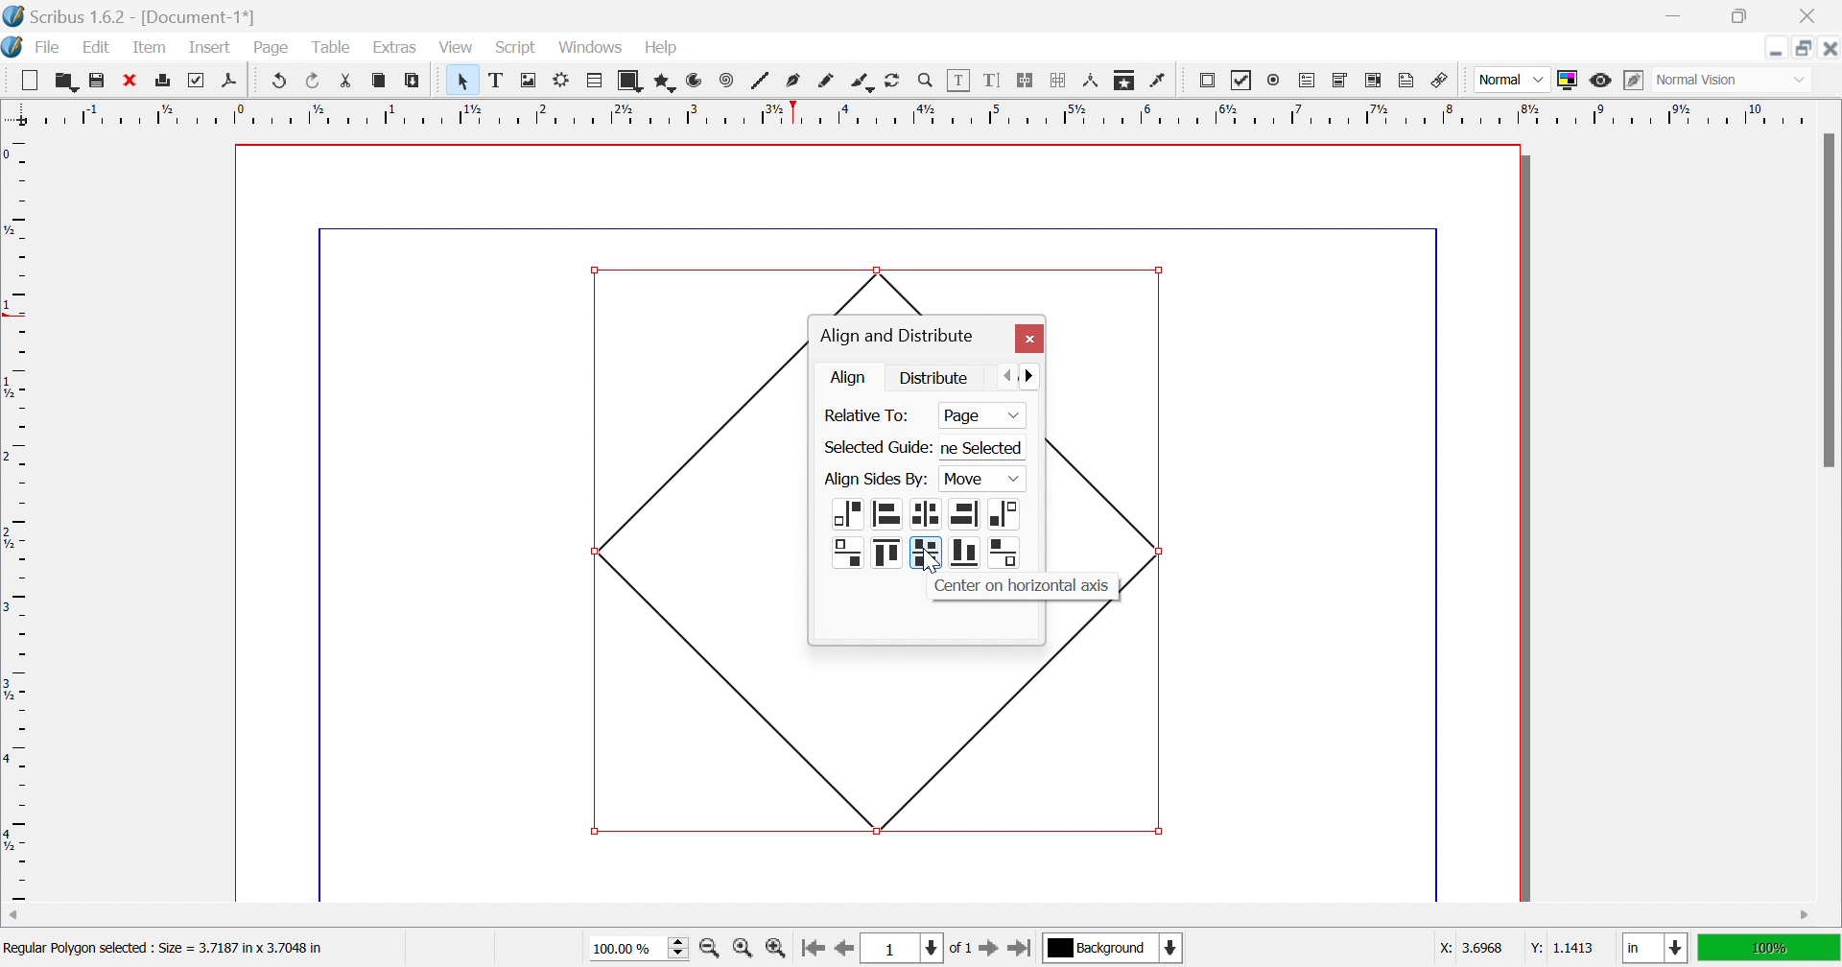 The width and height of the screenshot is (1842, 967). I want to click on Minimize, so click(1678, 16).